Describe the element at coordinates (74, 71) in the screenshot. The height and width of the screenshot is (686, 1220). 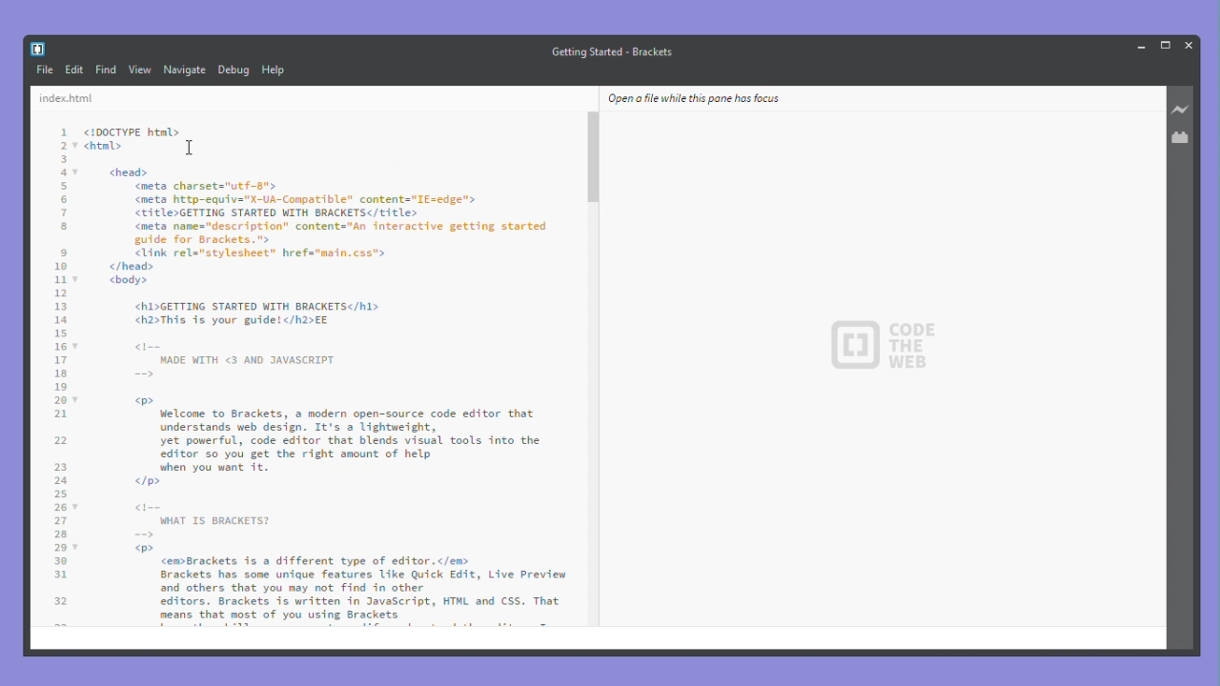
I see `edit` at that location.